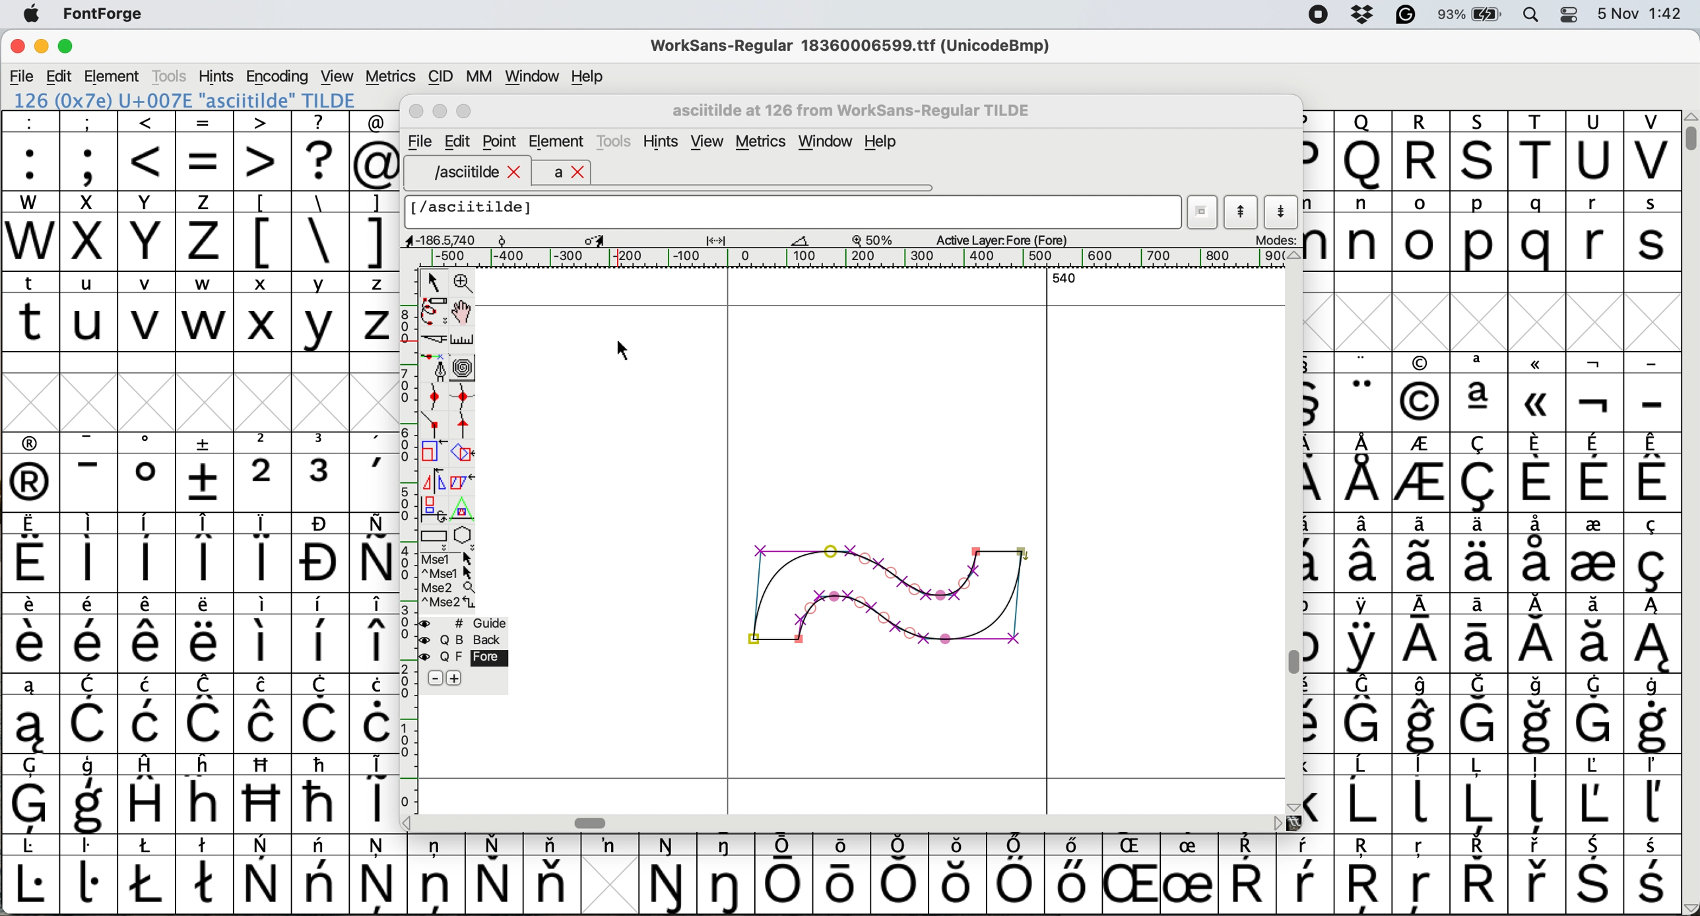  Describe the element at coordinates (466, 424) in the screenshot. I see `add a tangent point` at that location.